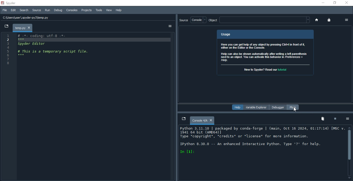  What do you see at coordinates (349, 153) in the screenshot?
I see `scroll bar` at bounding box center [349, 153].